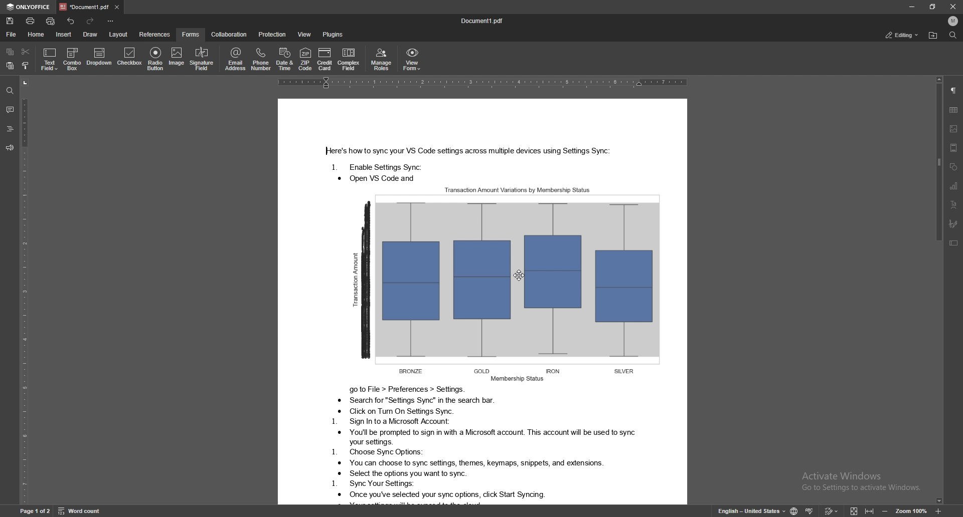 The image size is (963, 517). Describe the element at coordinates (100, 58) in the screenshot. I see `dropdown` at that location.